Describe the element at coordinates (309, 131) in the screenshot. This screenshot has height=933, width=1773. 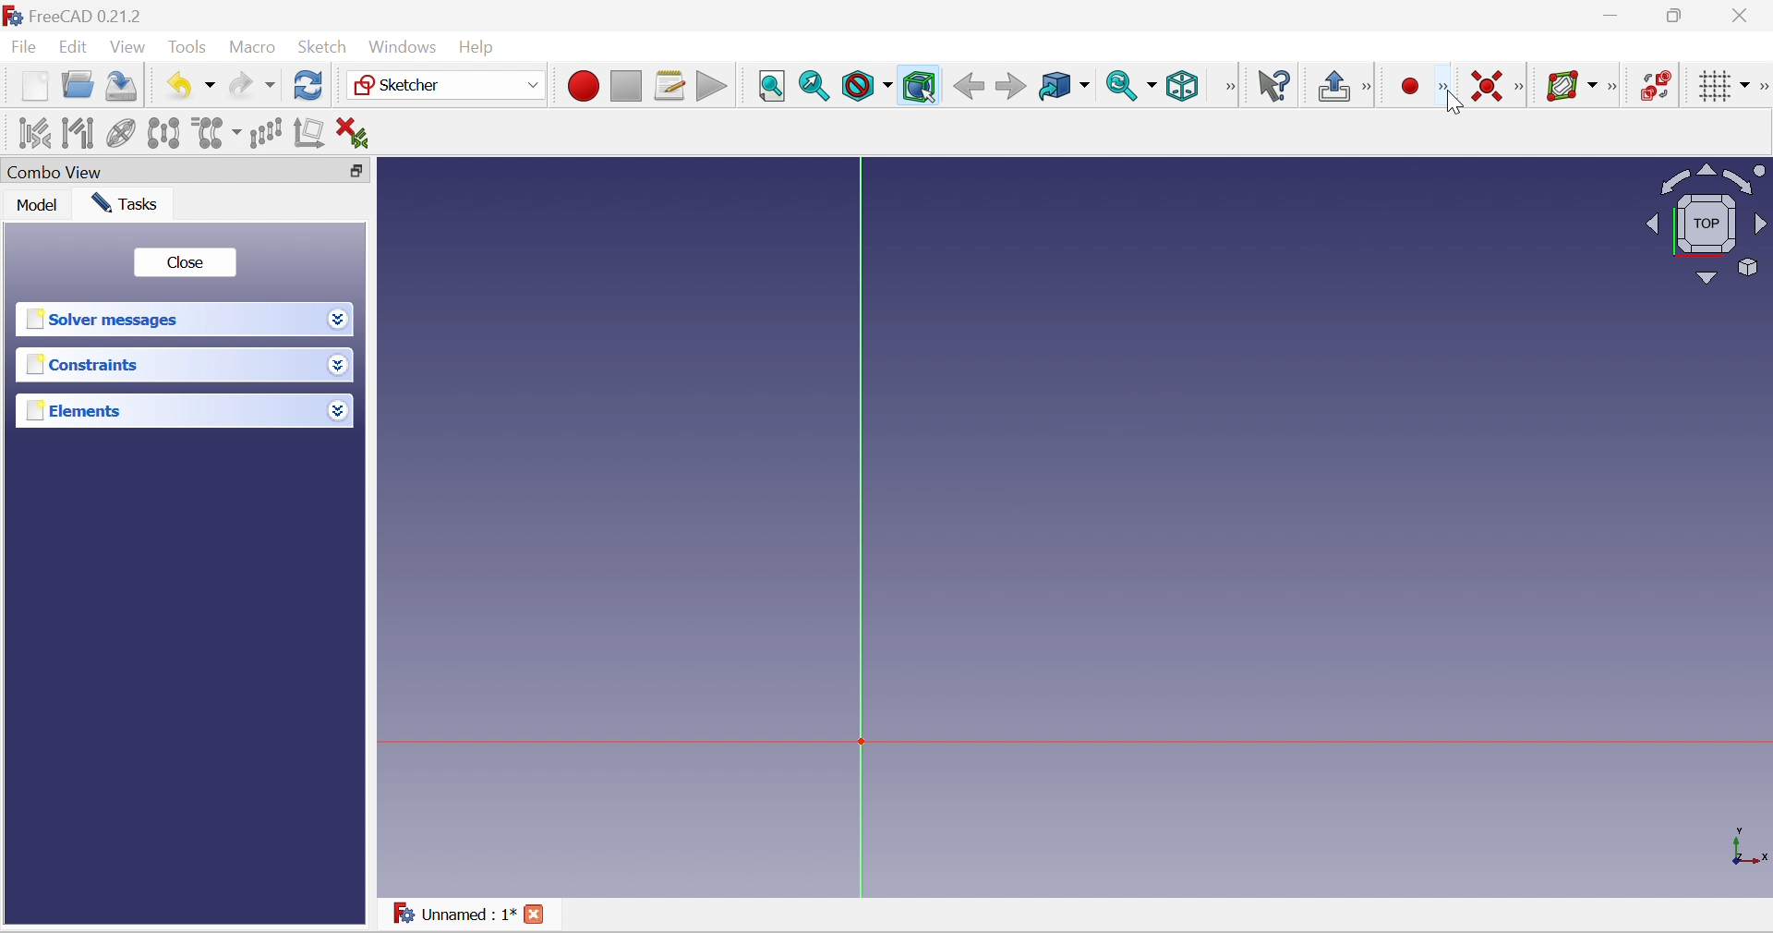
I see `Remove axes alignment` at that location.